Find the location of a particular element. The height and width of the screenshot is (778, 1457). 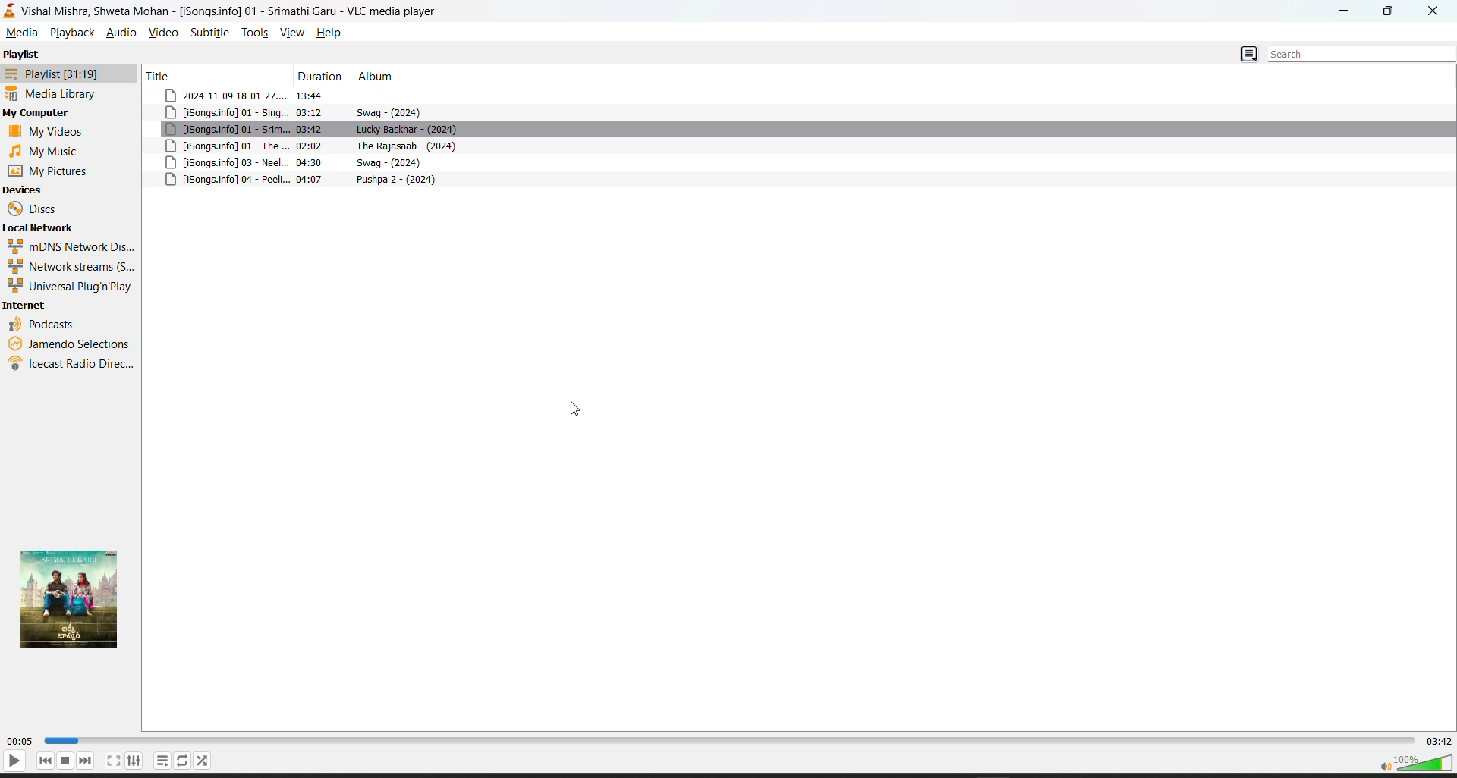

mdns network is located at coordinates (71, 246).